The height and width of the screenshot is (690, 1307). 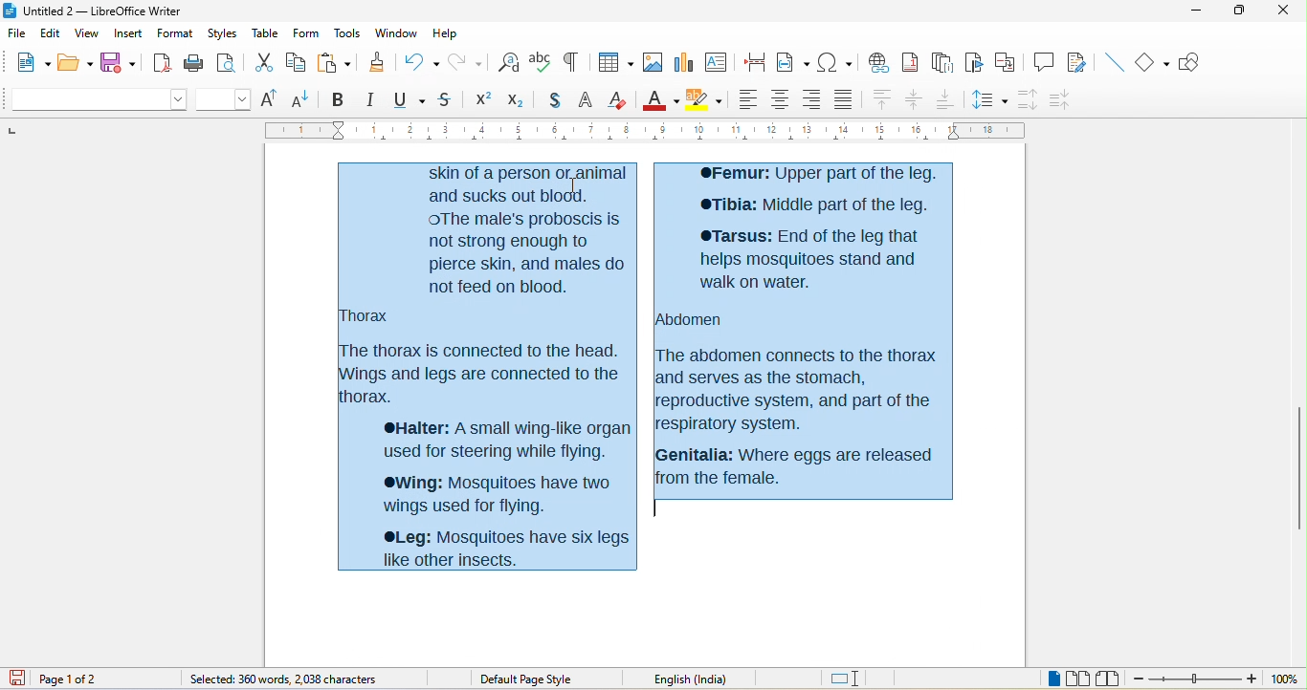 I want to click on justified, so click(x=843, y=100).